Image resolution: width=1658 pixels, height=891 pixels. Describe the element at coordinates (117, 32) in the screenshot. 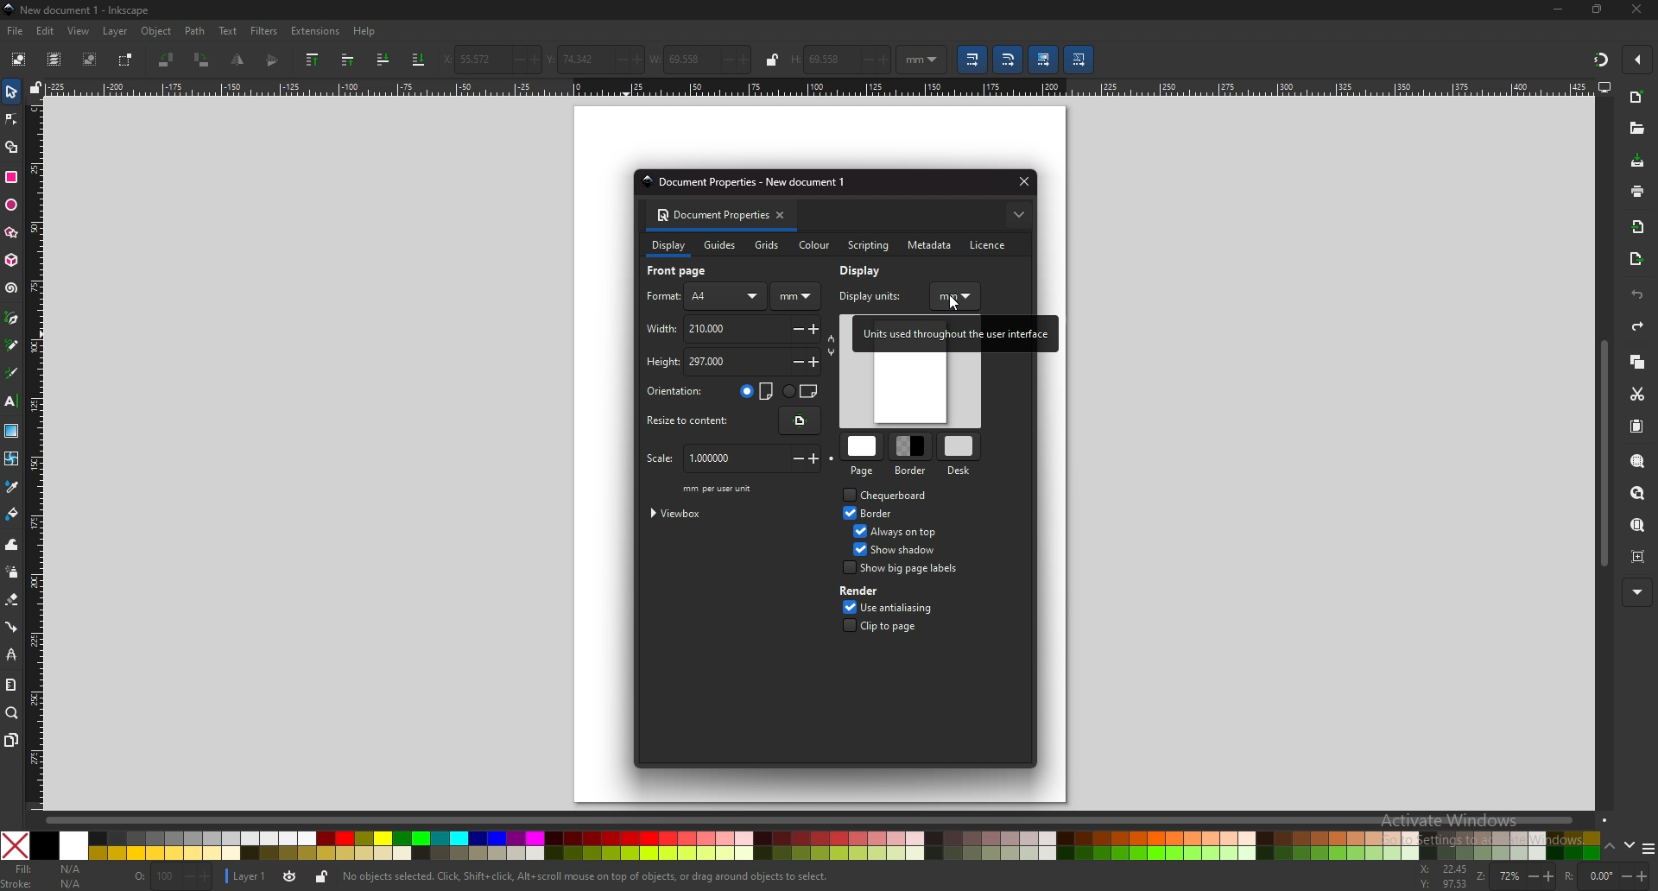

I see `layer` at that location.